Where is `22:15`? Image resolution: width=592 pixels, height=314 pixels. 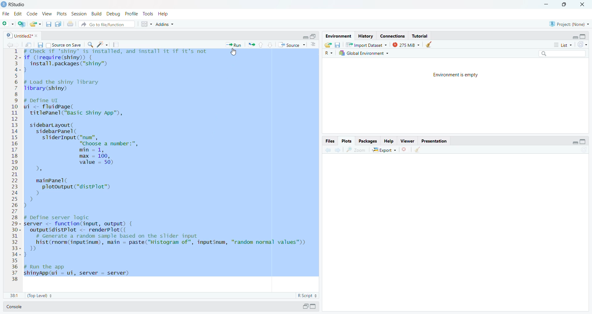 22:15 is located at coordinates (14, 296).